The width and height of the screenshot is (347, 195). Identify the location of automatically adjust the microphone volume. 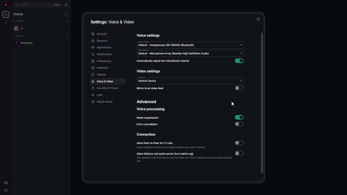
(163, 61).